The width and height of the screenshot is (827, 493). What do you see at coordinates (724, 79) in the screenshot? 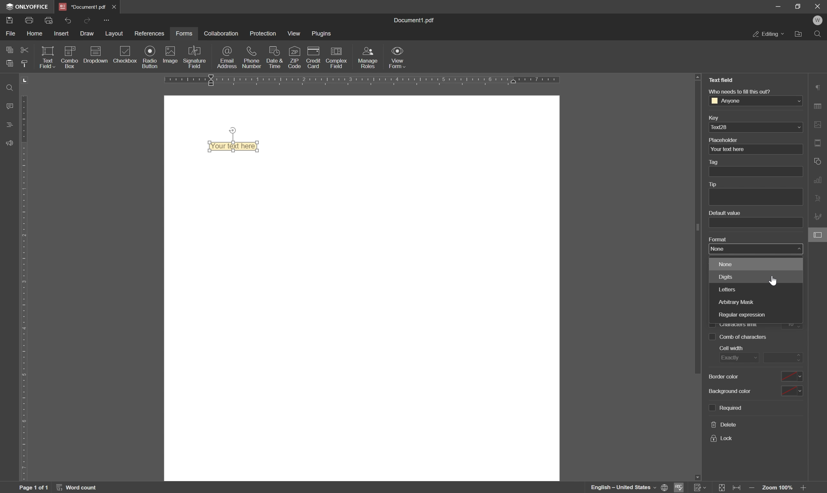
I see `Text field` at bounding box center [724, 79].